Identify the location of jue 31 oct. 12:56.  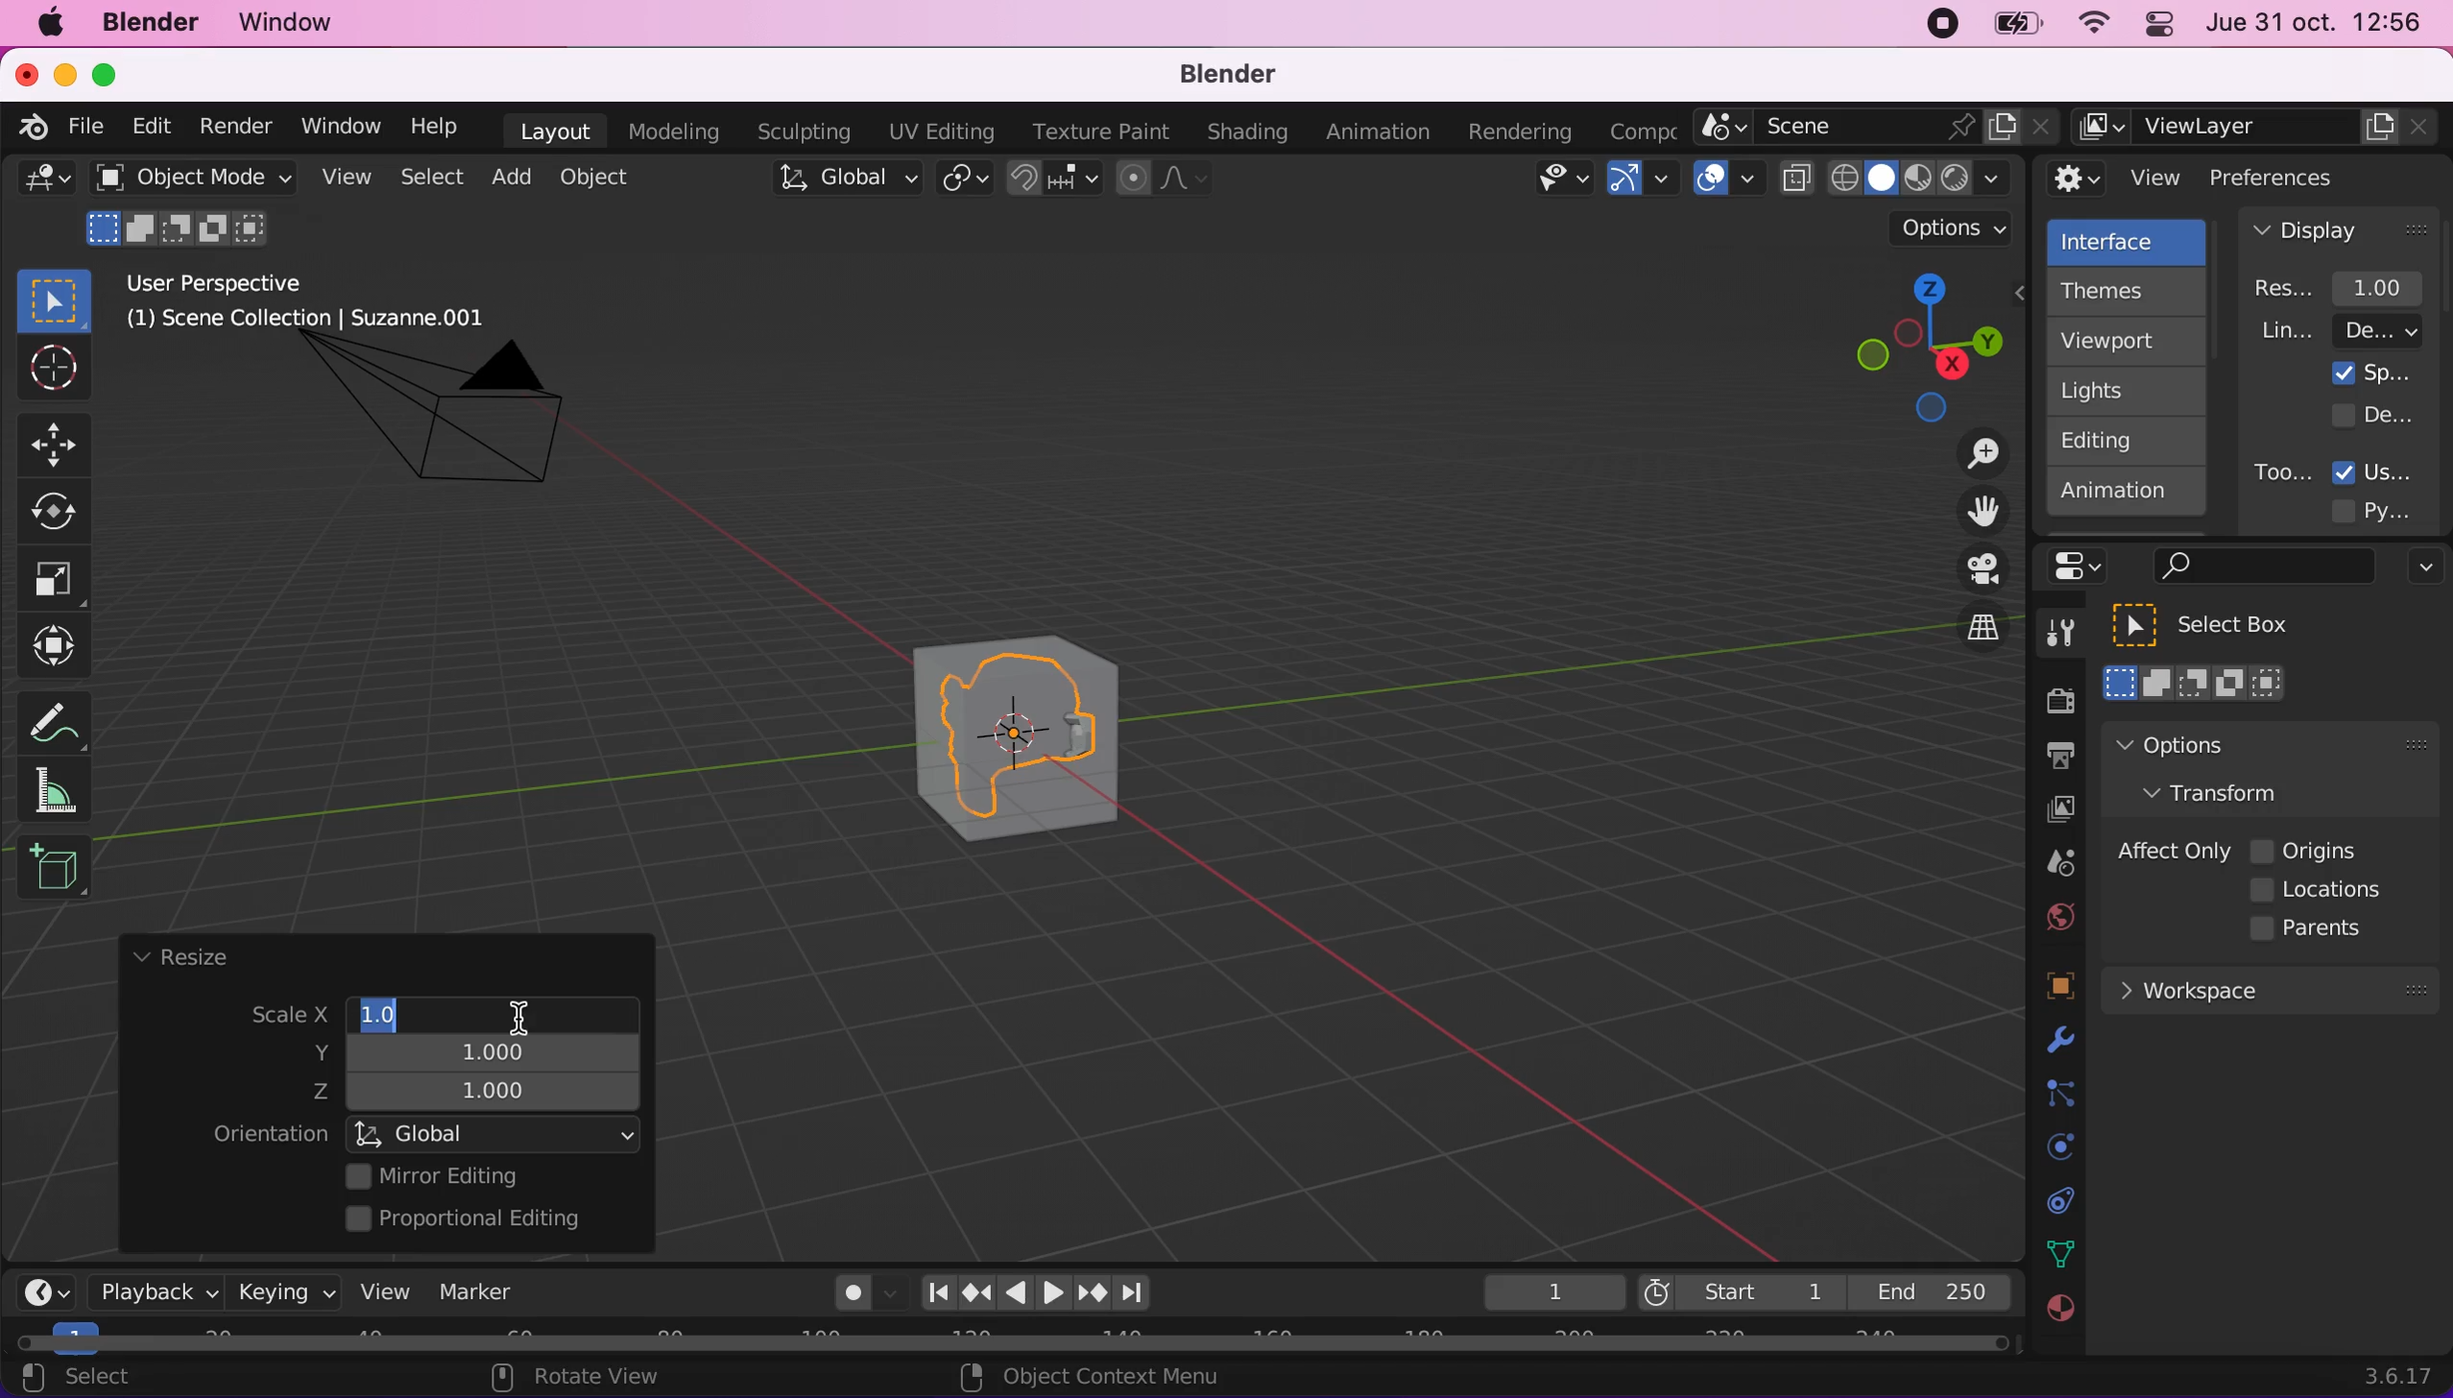
(2315, 23).